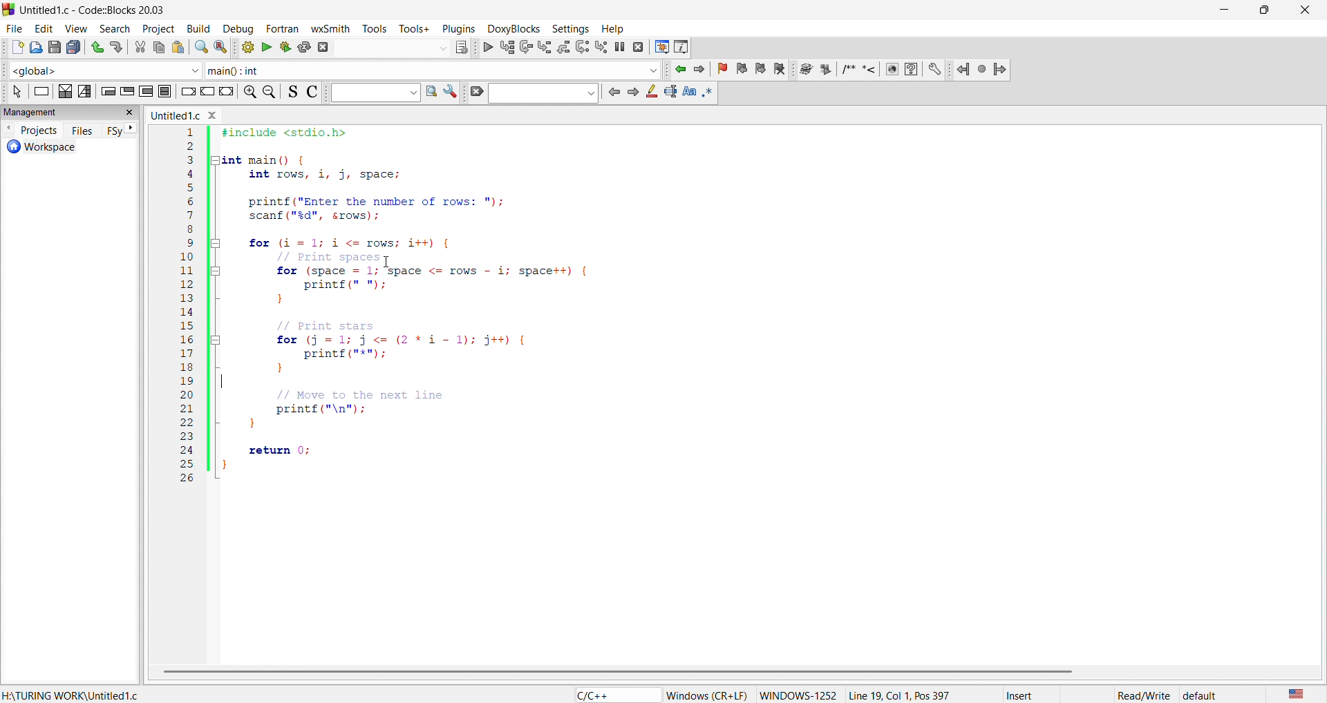 The width and height of the screenshot is (1327, 703). I want to click on instruction, so click(39, 91).